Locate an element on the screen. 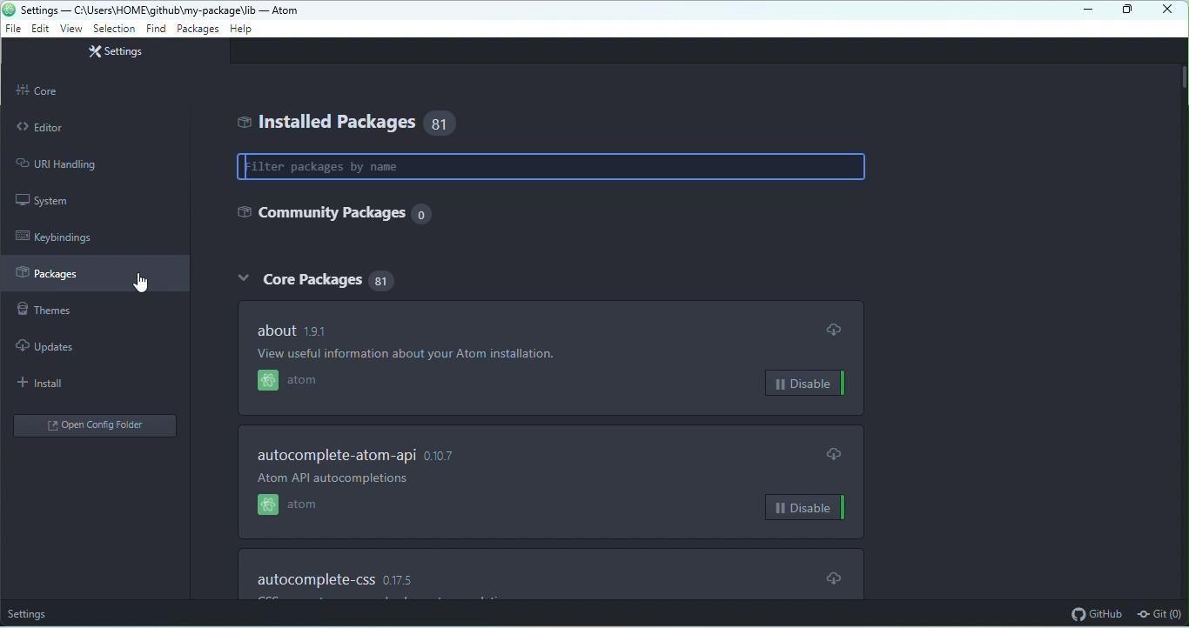 The height and width of the screenshot is (628, 1189). selection is located at coordinates (115, 29).